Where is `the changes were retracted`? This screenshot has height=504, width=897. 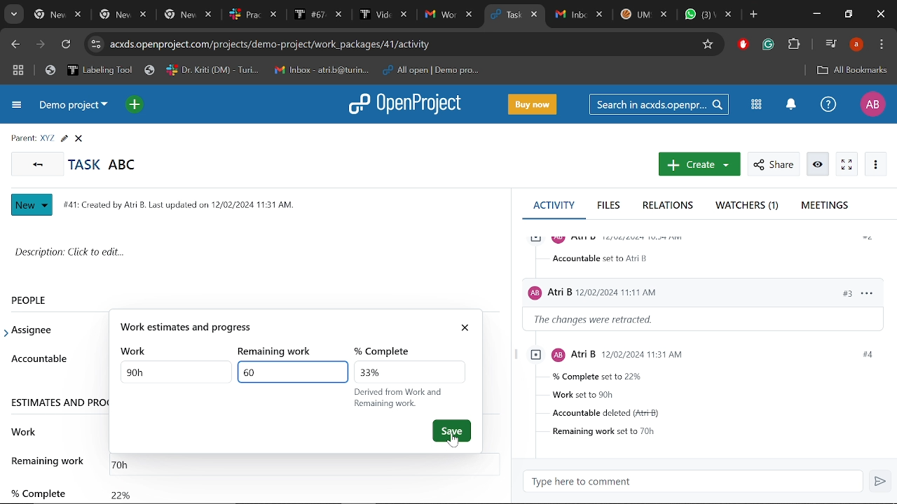 the changes were retracted is located at coordinates (603, 320).